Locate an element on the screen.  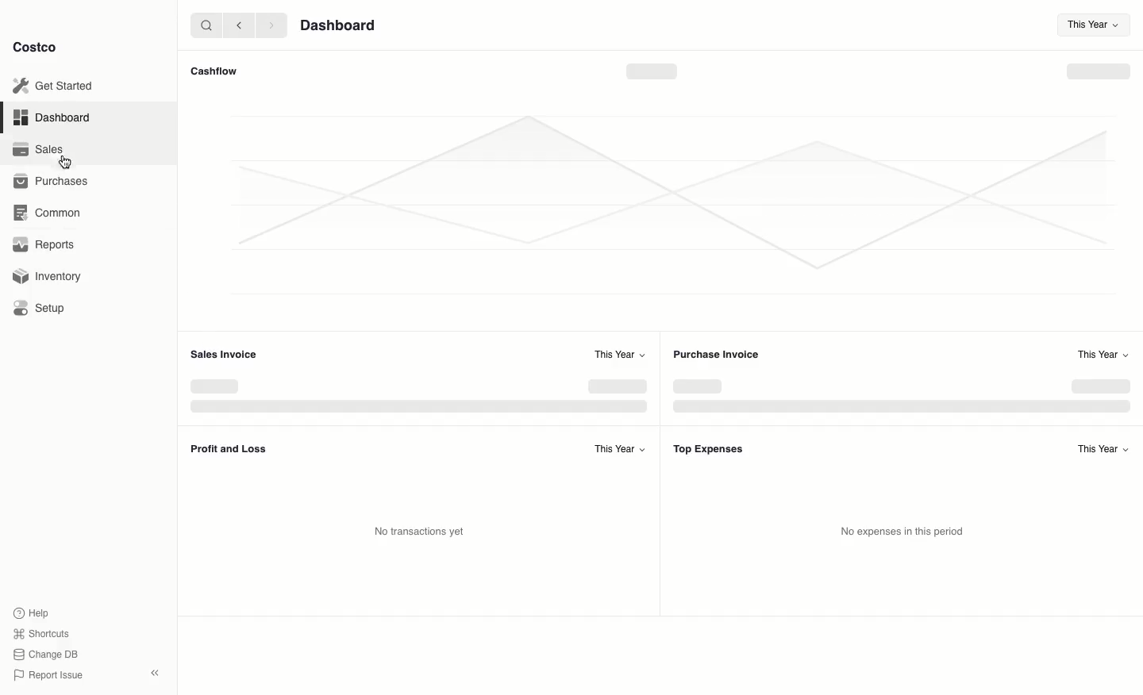
Forward is located at coordinates (271, 26).